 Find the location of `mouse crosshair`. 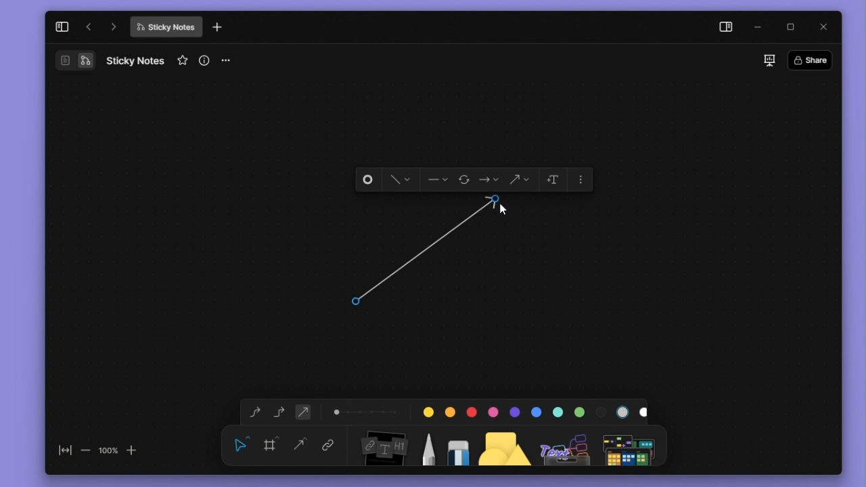

mouse crosshair is located at coordinates (359, 300).